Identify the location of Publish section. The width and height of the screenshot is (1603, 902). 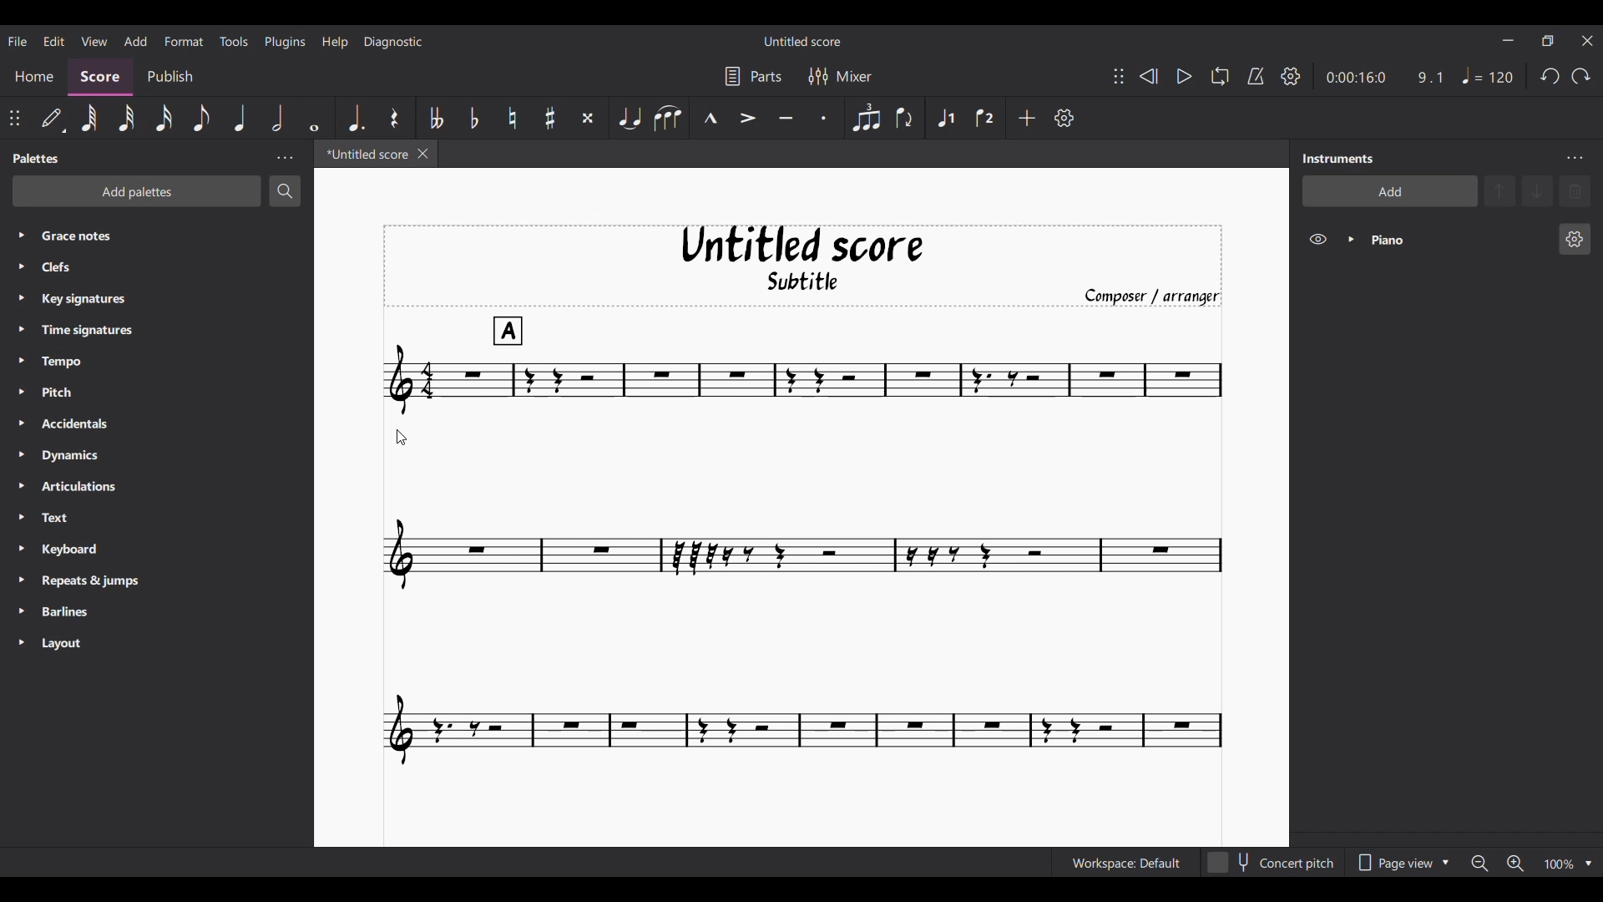
(172, 73).